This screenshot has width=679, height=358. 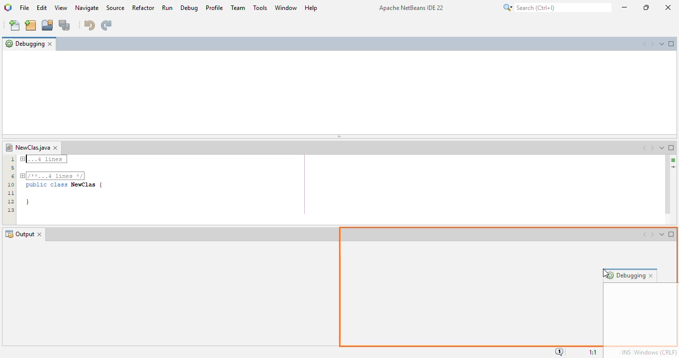 What do you see at coordinates (672, 44) in the screenshot?
I see `maximize window` at bounding box center [672, 44].